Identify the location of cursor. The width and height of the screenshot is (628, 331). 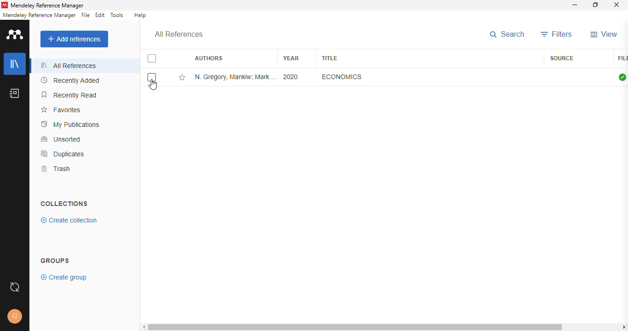
(153, 85).